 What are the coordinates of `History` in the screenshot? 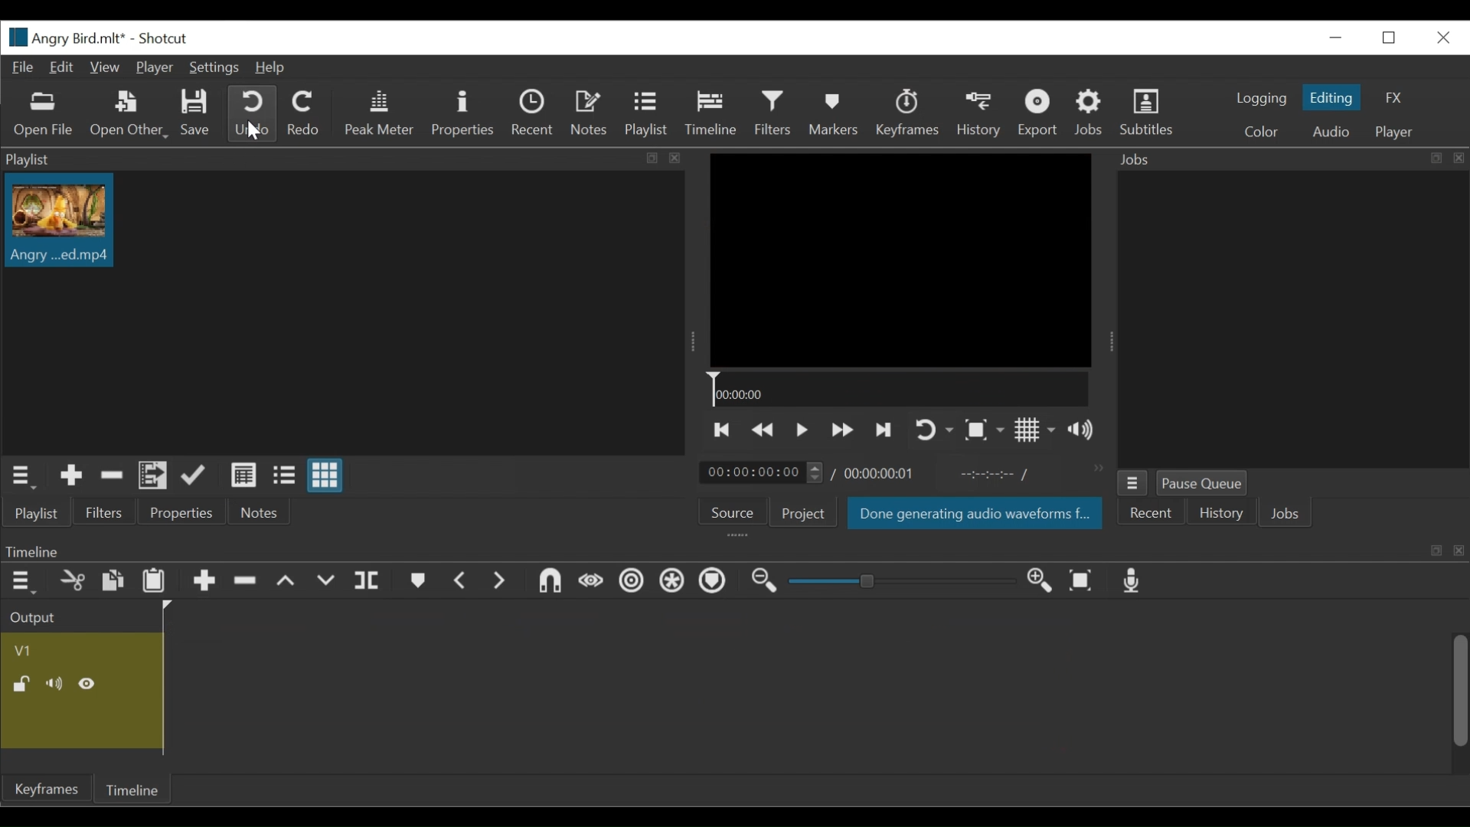 It's located at (1219, 513).